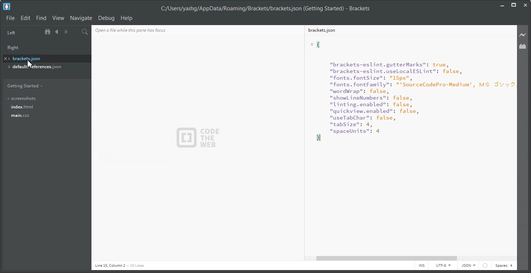 The width and height of the screenshot is (531, 273). Describe the element at coordinates (26, 18) in the screenshot. I see `Edit` at that location.